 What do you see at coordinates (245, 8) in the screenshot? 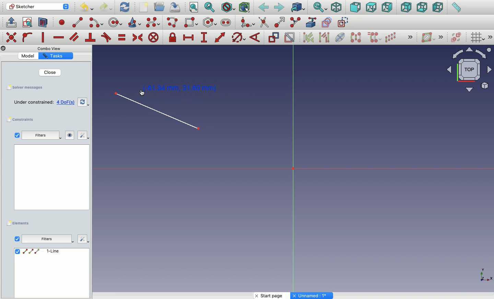
I see `Bounding box` at bounding box center [245, 8].